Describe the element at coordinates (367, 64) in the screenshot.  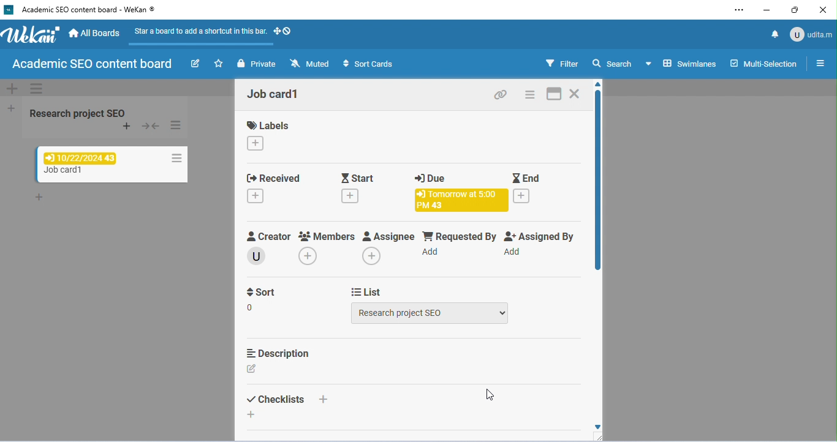
I see `sort cards` at that location.